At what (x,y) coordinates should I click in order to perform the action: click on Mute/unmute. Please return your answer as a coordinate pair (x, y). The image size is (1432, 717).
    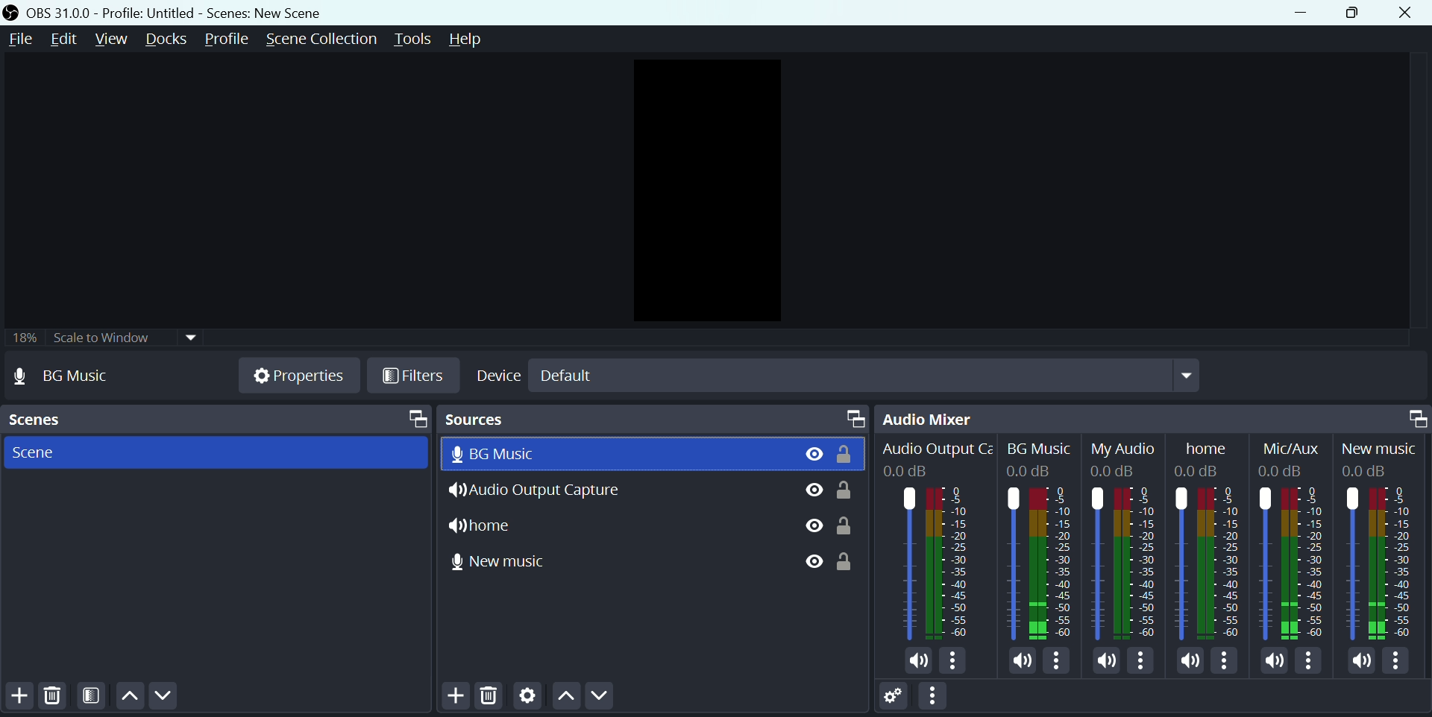
    Looking at the image, I should click on (1273, 660).